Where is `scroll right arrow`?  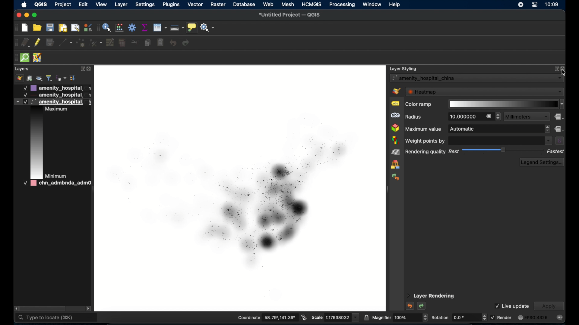
scroll right arrow is located at coordinates (89, 309).